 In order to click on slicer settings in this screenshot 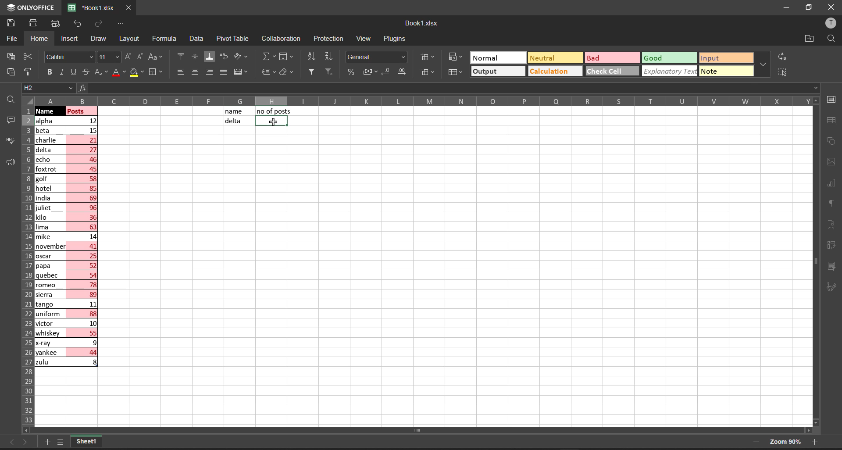, I will do `click(836, 264)`.